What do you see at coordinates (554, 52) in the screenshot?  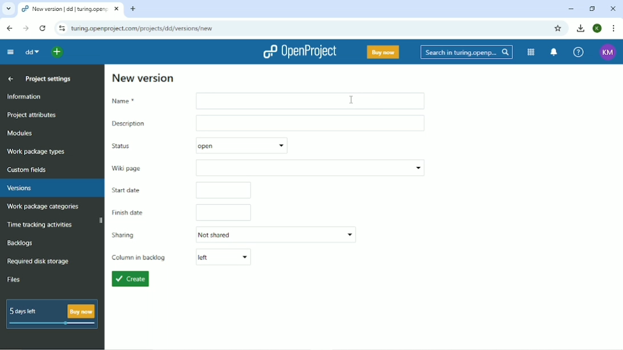 I see `To notification center` at bounding box center [554, 52].